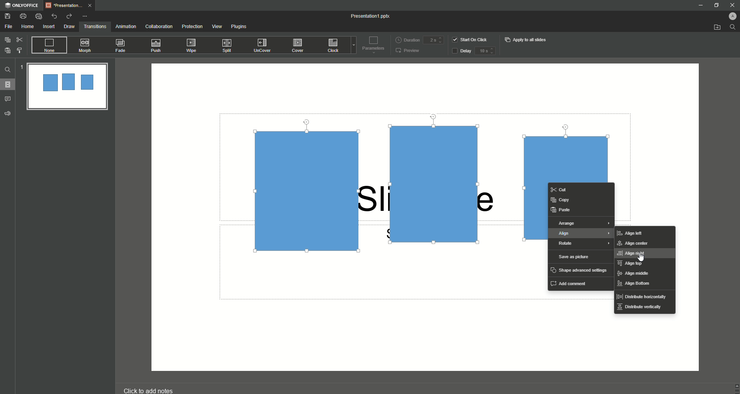  Describe the element at coordinates (192, 45) in the screenshot. I see `Wipe` at that location.